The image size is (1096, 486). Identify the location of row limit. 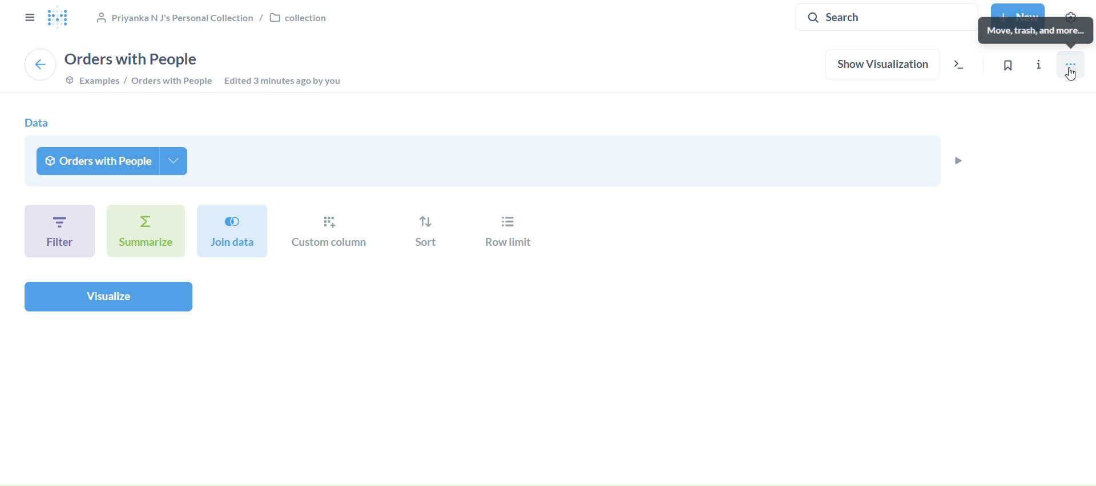
(511, 233).